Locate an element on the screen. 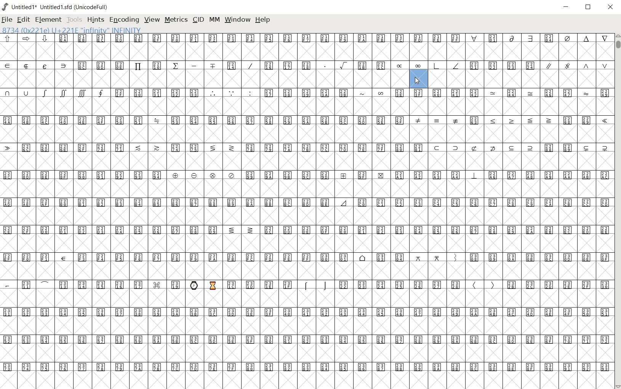 The height and width of the screenshot is (389, 621). edit is located at coordinates (23, 19).